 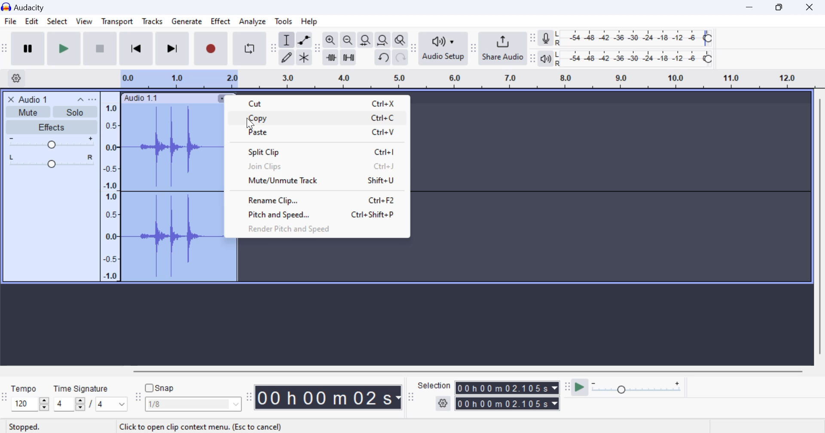 What do you see at coordinates (580, 388) in the screenshot?
I see `play at speed` at bounding box center [580, 388].